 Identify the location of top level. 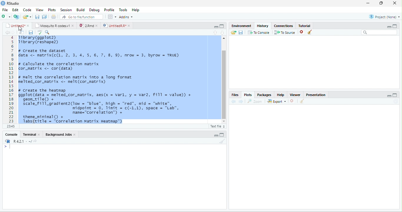
(35, 127).